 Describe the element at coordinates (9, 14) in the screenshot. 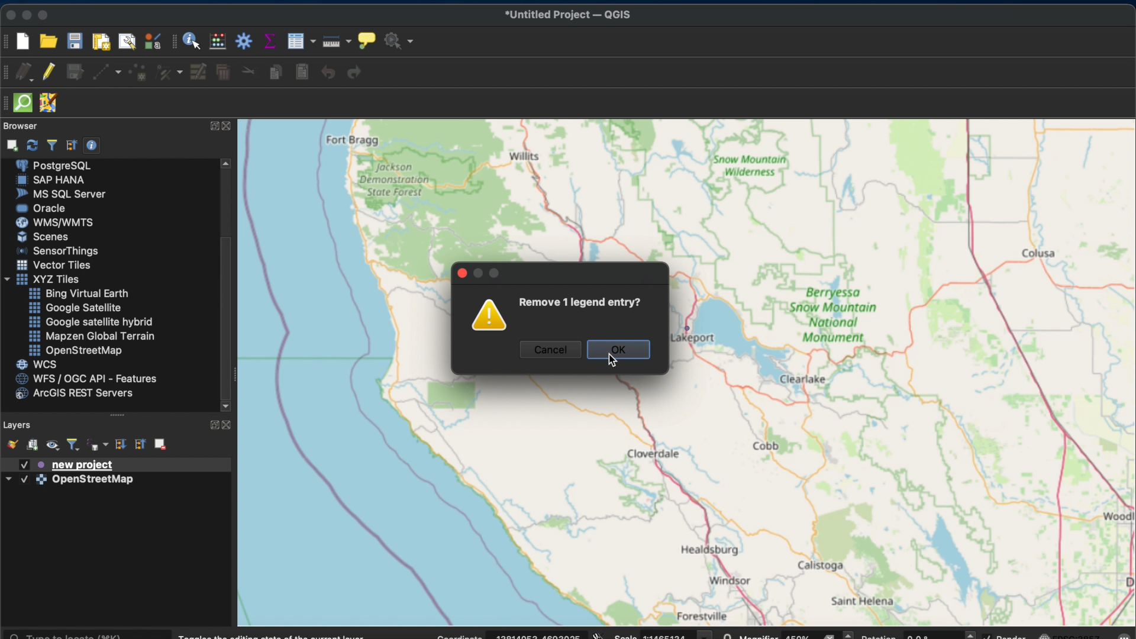

I see `close` at that location.